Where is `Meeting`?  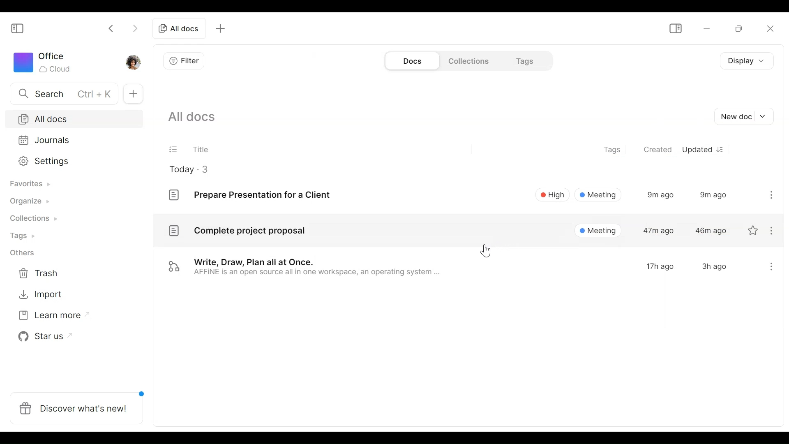
Meeting is located at coordinates (599, 195).